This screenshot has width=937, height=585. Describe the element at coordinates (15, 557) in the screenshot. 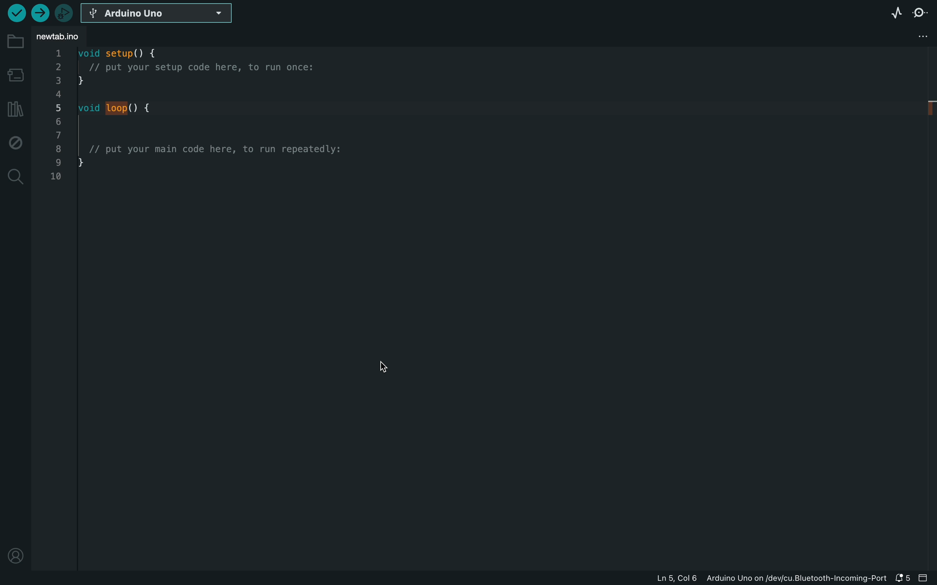

I see `profile` at that location.